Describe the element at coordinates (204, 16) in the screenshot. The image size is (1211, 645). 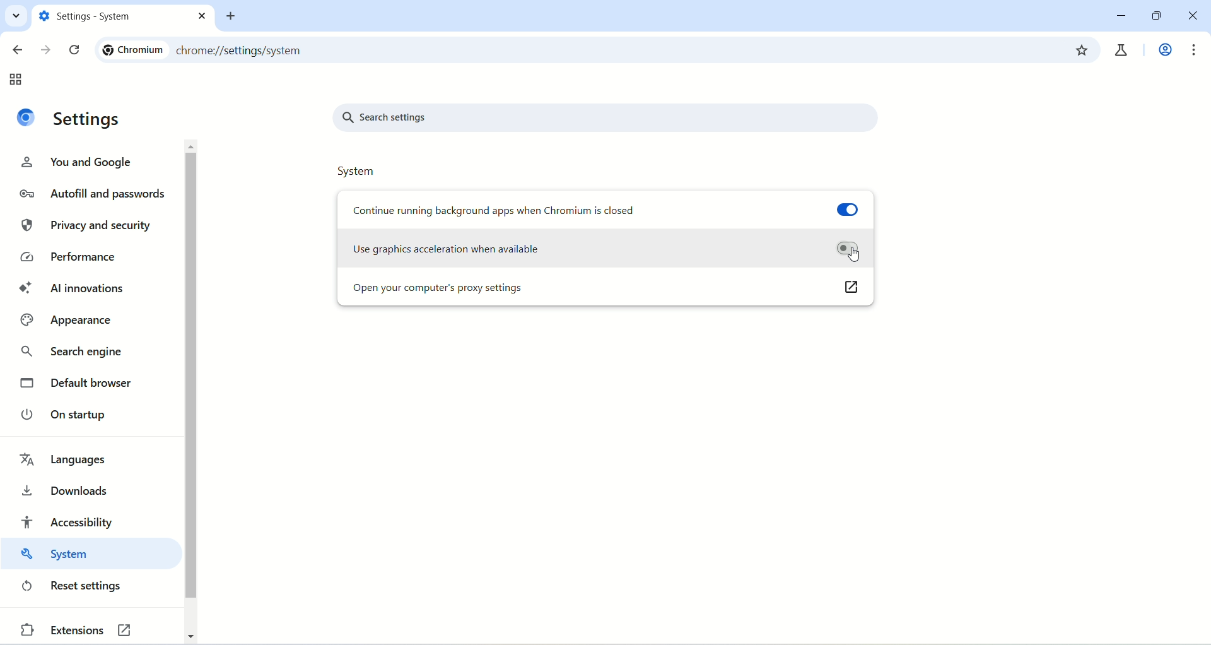
I see `close tab` at that location.